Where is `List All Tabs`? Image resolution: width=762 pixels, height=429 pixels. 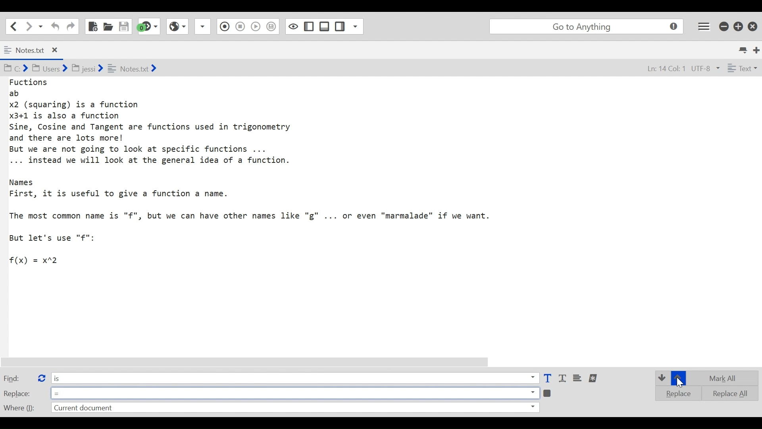 List All Tabs is located at coordinates (744, 49).